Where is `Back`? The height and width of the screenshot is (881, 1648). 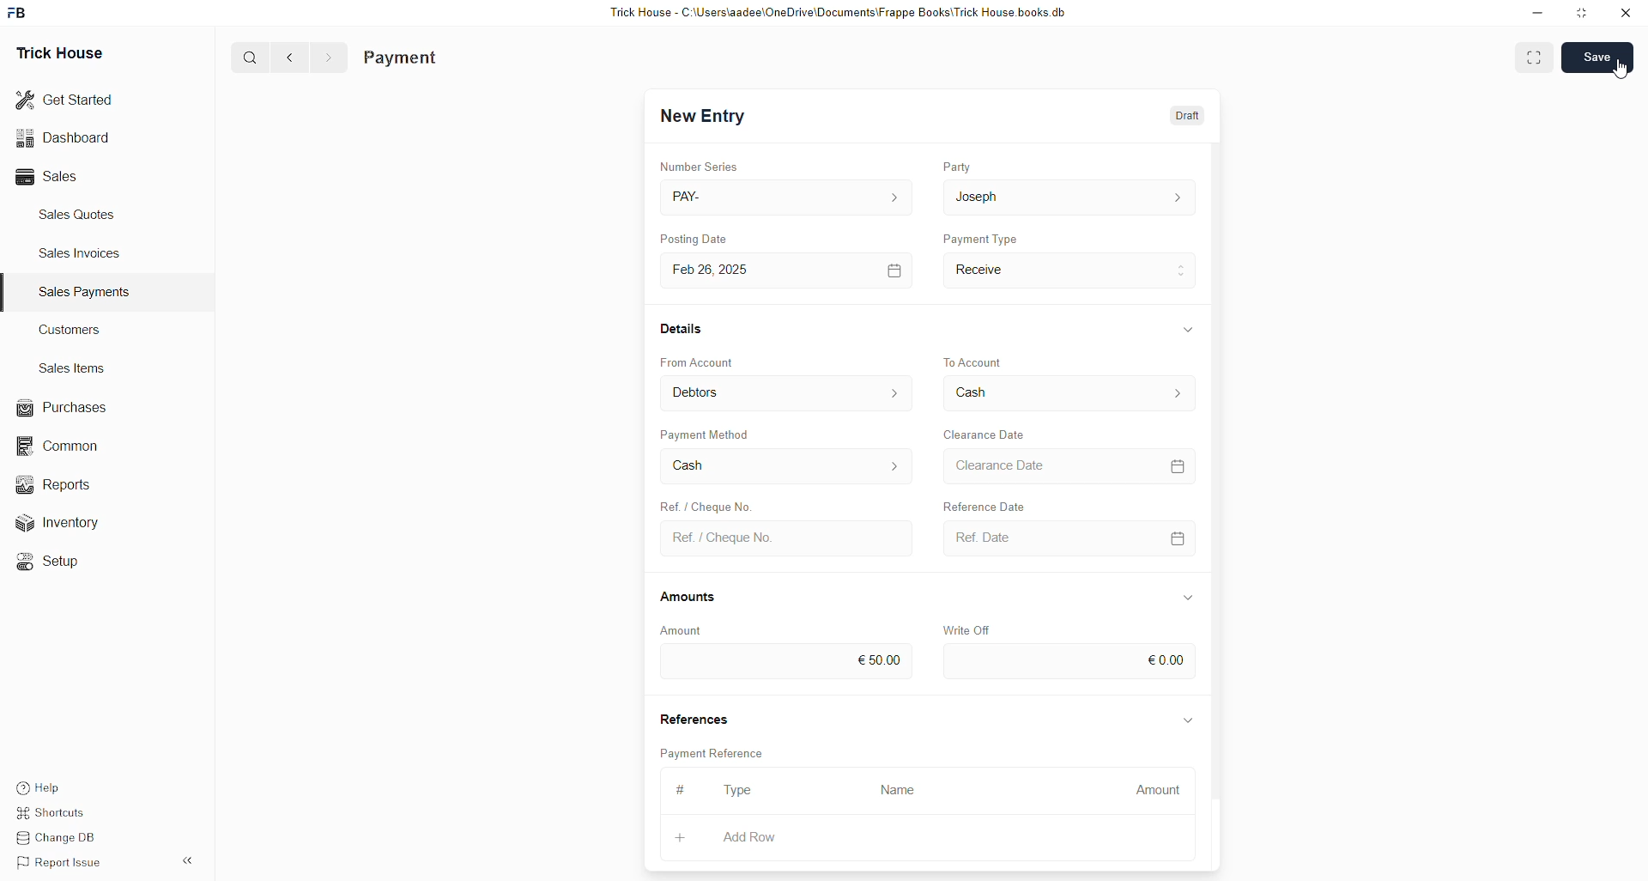 Back is located at coordinates (290, 58).